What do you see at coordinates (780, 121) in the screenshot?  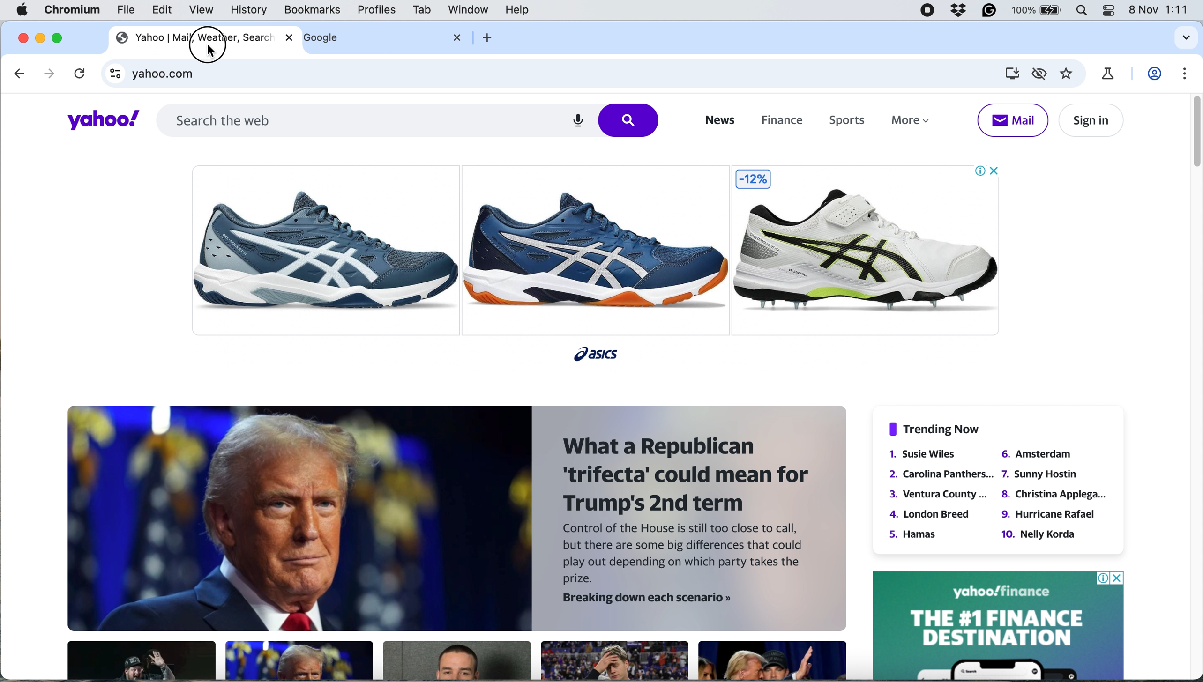 I see `finance` at bounding box center [780, 121].